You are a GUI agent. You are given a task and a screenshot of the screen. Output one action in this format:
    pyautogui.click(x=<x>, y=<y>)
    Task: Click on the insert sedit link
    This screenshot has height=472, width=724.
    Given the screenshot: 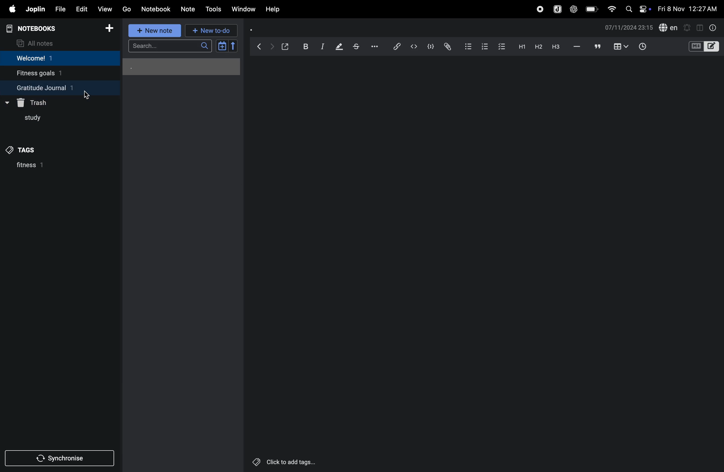 What is the action you would take?
    pyautogui.click(x=397, y=47)
    